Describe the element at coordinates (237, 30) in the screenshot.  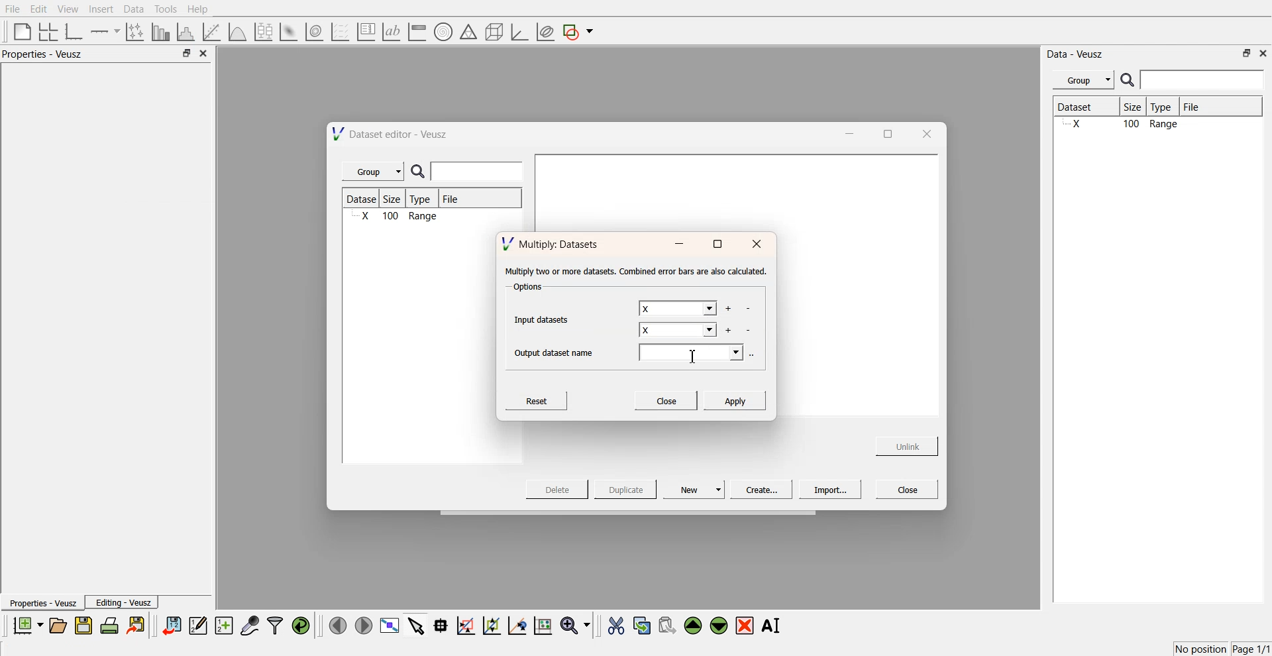
I see `plot a function on a graph` at that location.